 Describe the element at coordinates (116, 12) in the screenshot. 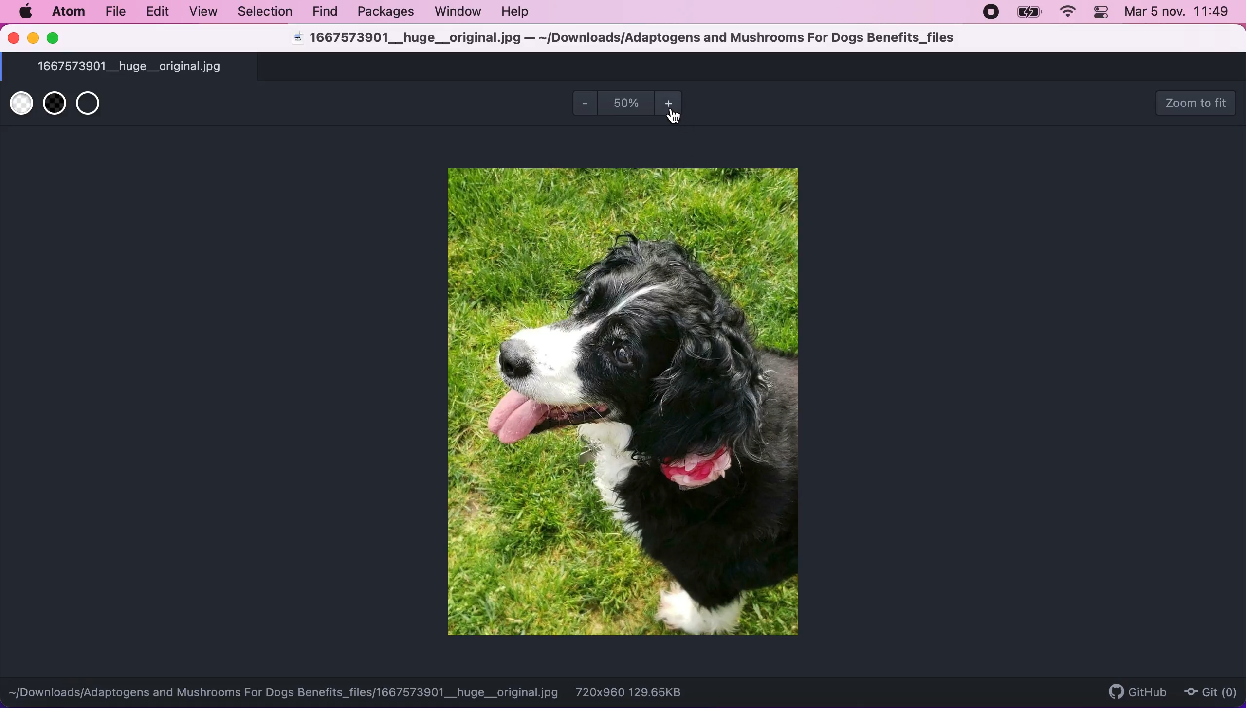

I see `file` at that location.